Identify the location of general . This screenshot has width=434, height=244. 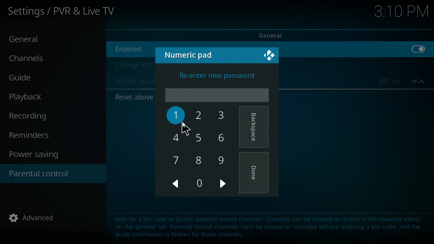
(30, 40).